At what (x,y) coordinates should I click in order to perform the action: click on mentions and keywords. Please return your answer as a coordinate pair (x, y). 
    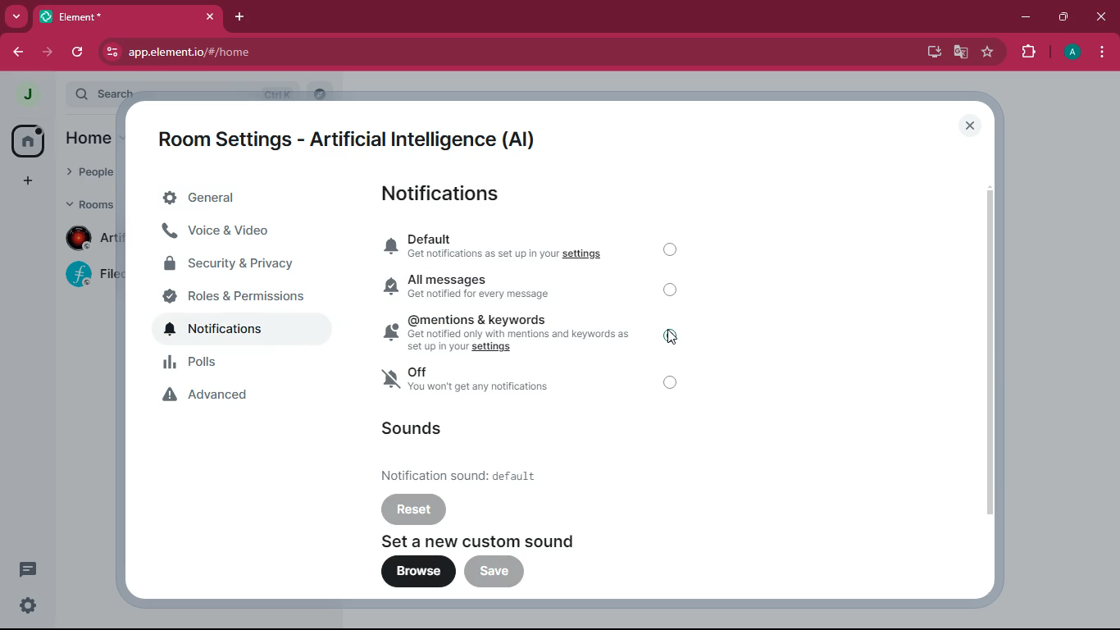
    Looking at the image, I should click on (509, 331).